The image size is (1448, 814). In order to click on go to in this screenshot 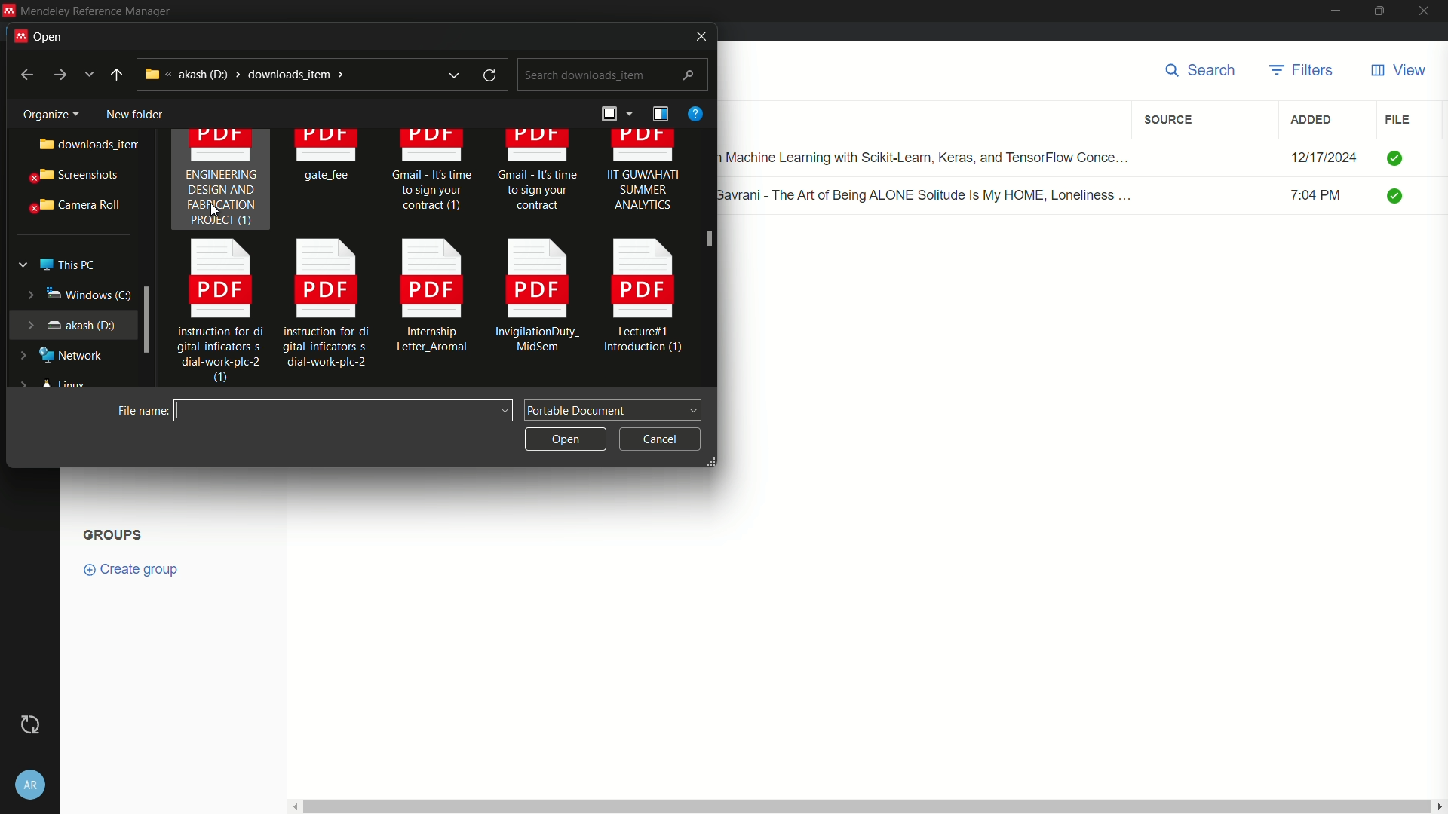, I will do `click(59, 75)`.